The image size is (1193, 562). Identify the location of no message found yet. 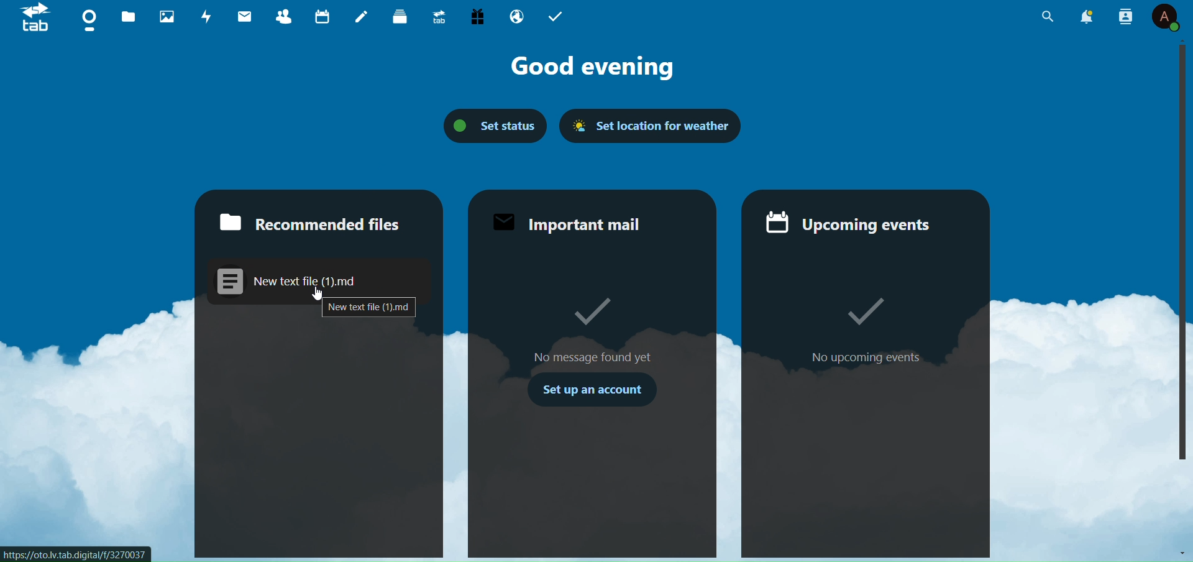
(594, 311).